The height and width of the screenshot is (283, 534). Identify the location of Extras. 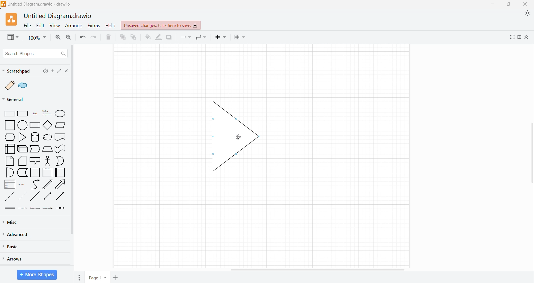
(95, 26).